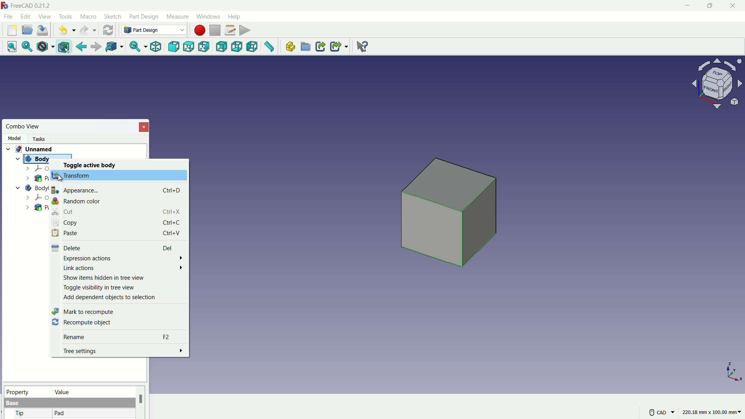  I want to click on front view, so click(175, 47).